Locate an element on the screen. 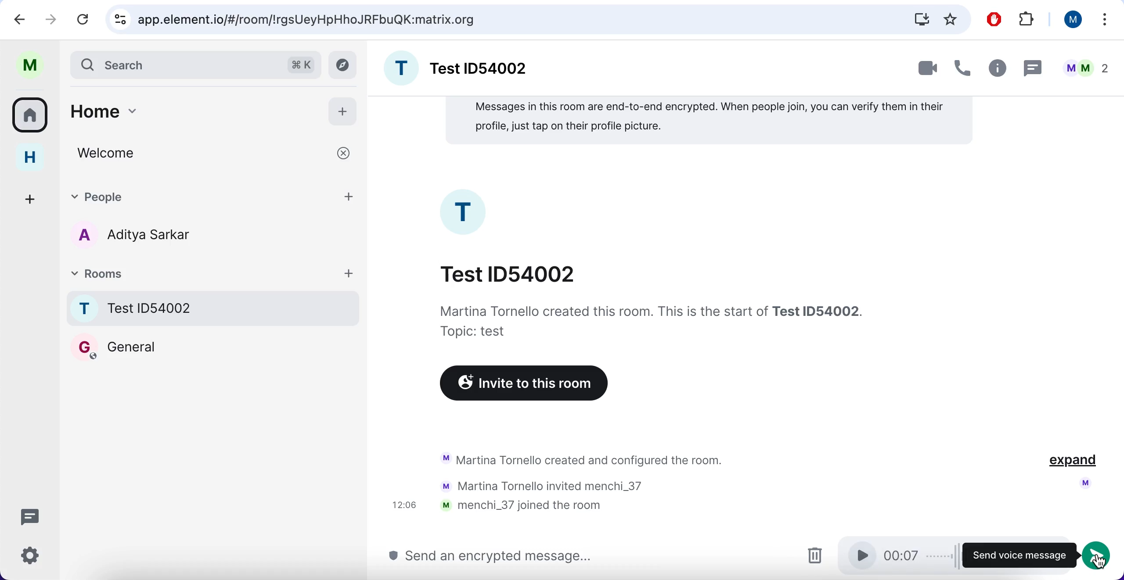 The image size is (1124, 580). install Matrix is located at coordinates (922, 19).